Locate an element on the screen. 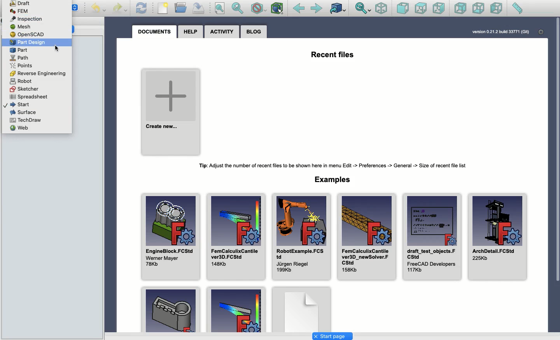  Mesh is located at coordinates (21, 26).